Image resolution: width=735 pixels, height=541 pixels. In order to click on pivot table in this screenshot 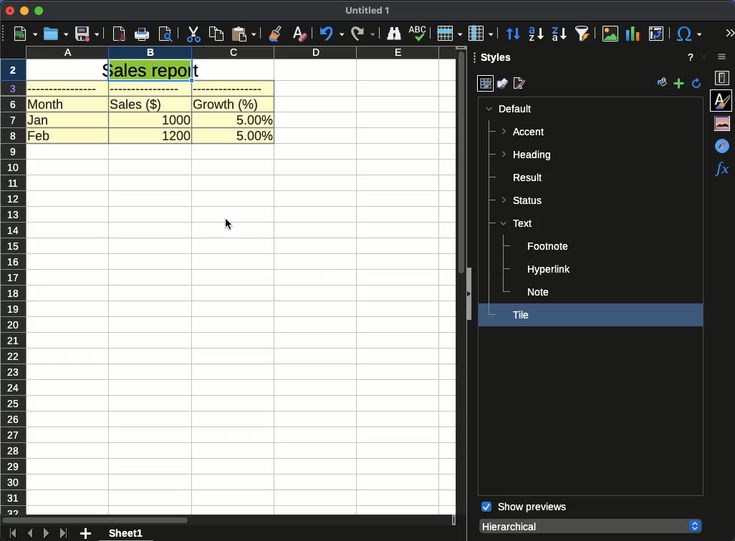, I will do `click(655, 34)`.